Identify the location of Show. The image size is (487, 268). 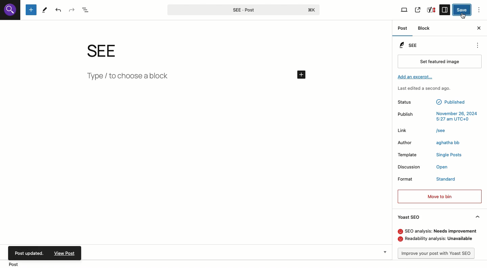
(385, 251).